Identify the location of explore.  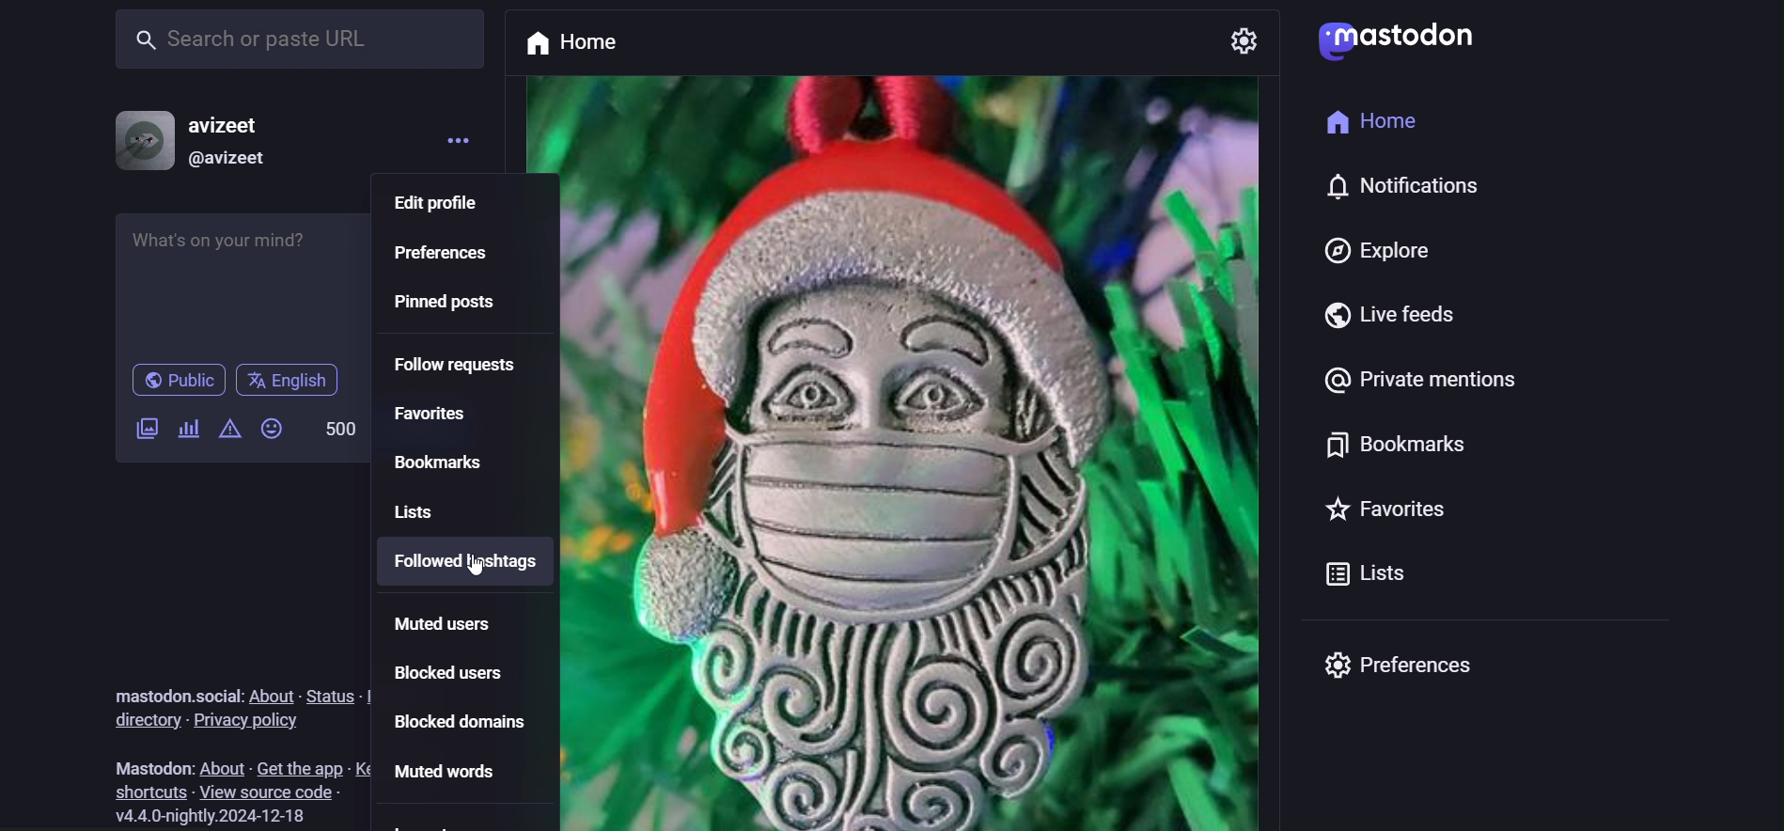
(1419, 252).